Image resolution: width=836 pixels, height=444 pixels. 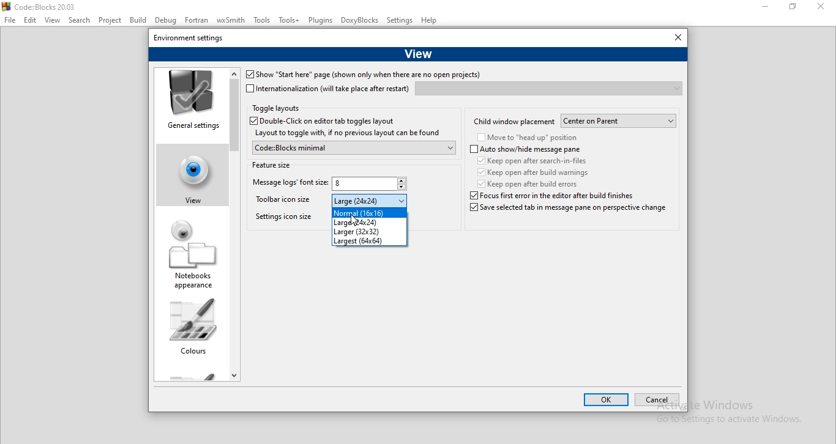 What do you see at coordinates (567, 212) in the screenshot?
I see `Save selected tab in message pane on perspective change` at bounding box center [567, 212].